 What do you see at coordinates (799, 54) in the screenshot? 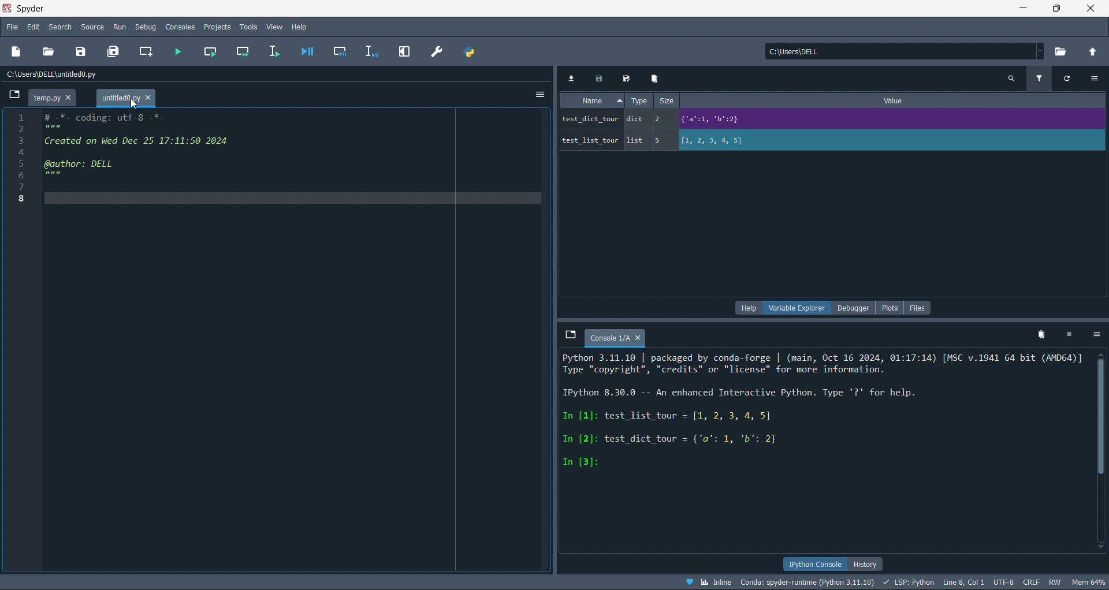
I see `C:\Users\DELL` at bounding box center [799, 54].